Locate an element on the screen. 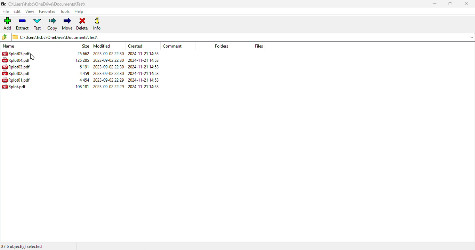 This screenshot has width=475, height=250. rplot02 is located at coordinates (16, 73).